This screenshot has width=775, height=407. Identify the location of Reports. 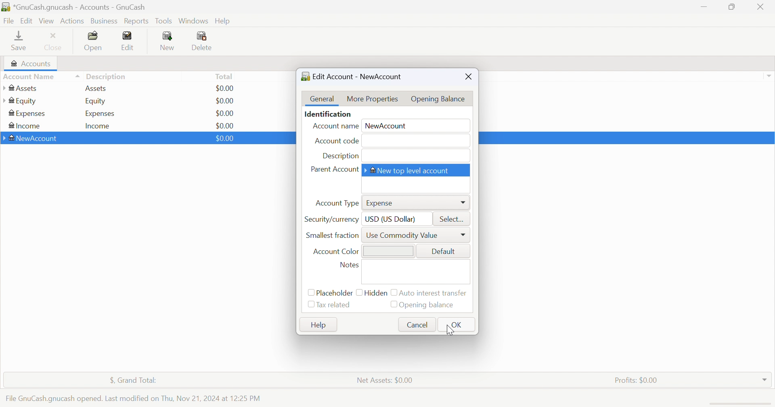
(136, 21).